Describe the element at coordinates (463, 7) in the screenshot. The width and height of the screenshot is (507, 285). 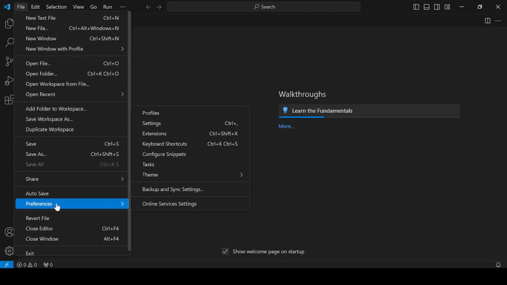
I see `minimize` at that location.